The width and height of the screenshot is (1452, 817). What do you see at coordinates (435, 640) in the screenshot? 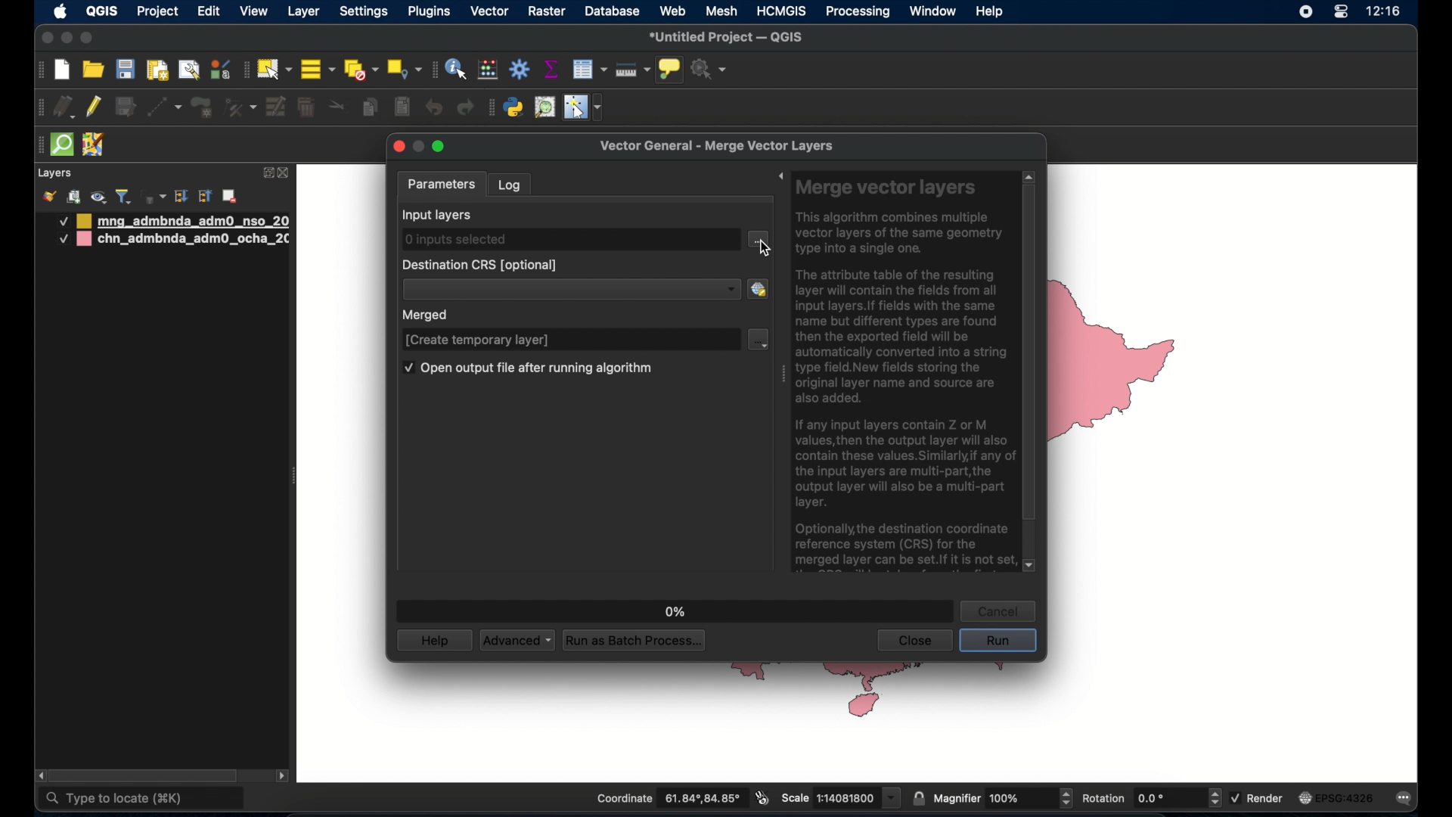
I see `help` at bounding box center [435, 640].